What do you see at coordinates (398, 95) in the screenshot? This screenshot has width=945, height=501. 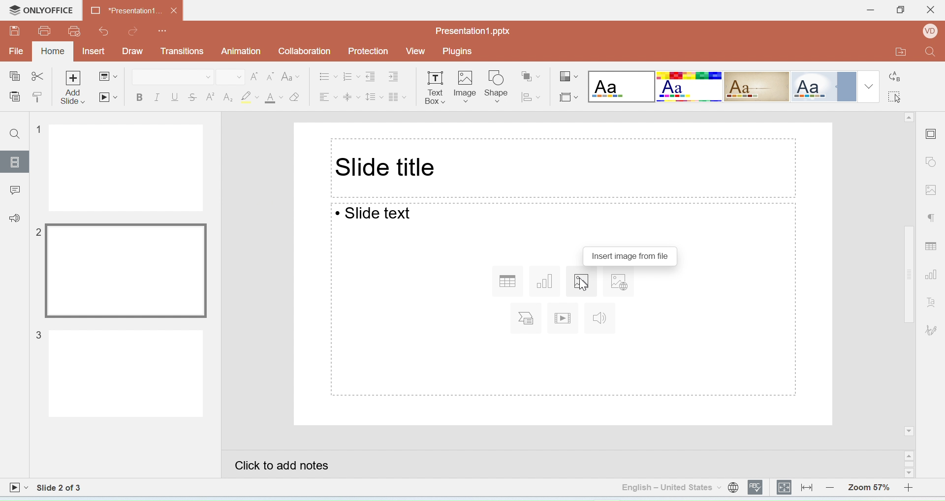 I see `Insert columns` at bounding box center [398, 95].